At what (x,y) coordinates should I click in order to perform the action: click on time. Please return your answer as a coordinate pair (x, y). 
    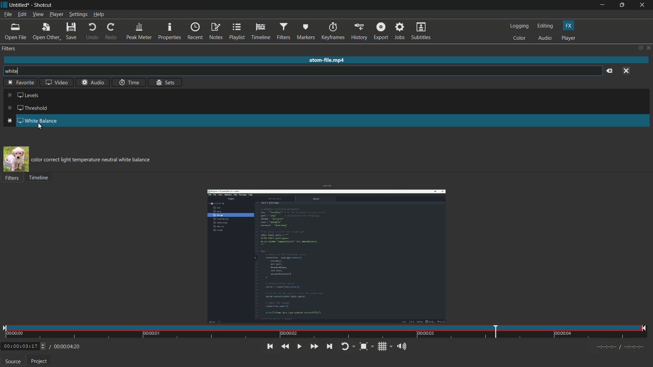
    Looking at the image, I should click on (325, 332).